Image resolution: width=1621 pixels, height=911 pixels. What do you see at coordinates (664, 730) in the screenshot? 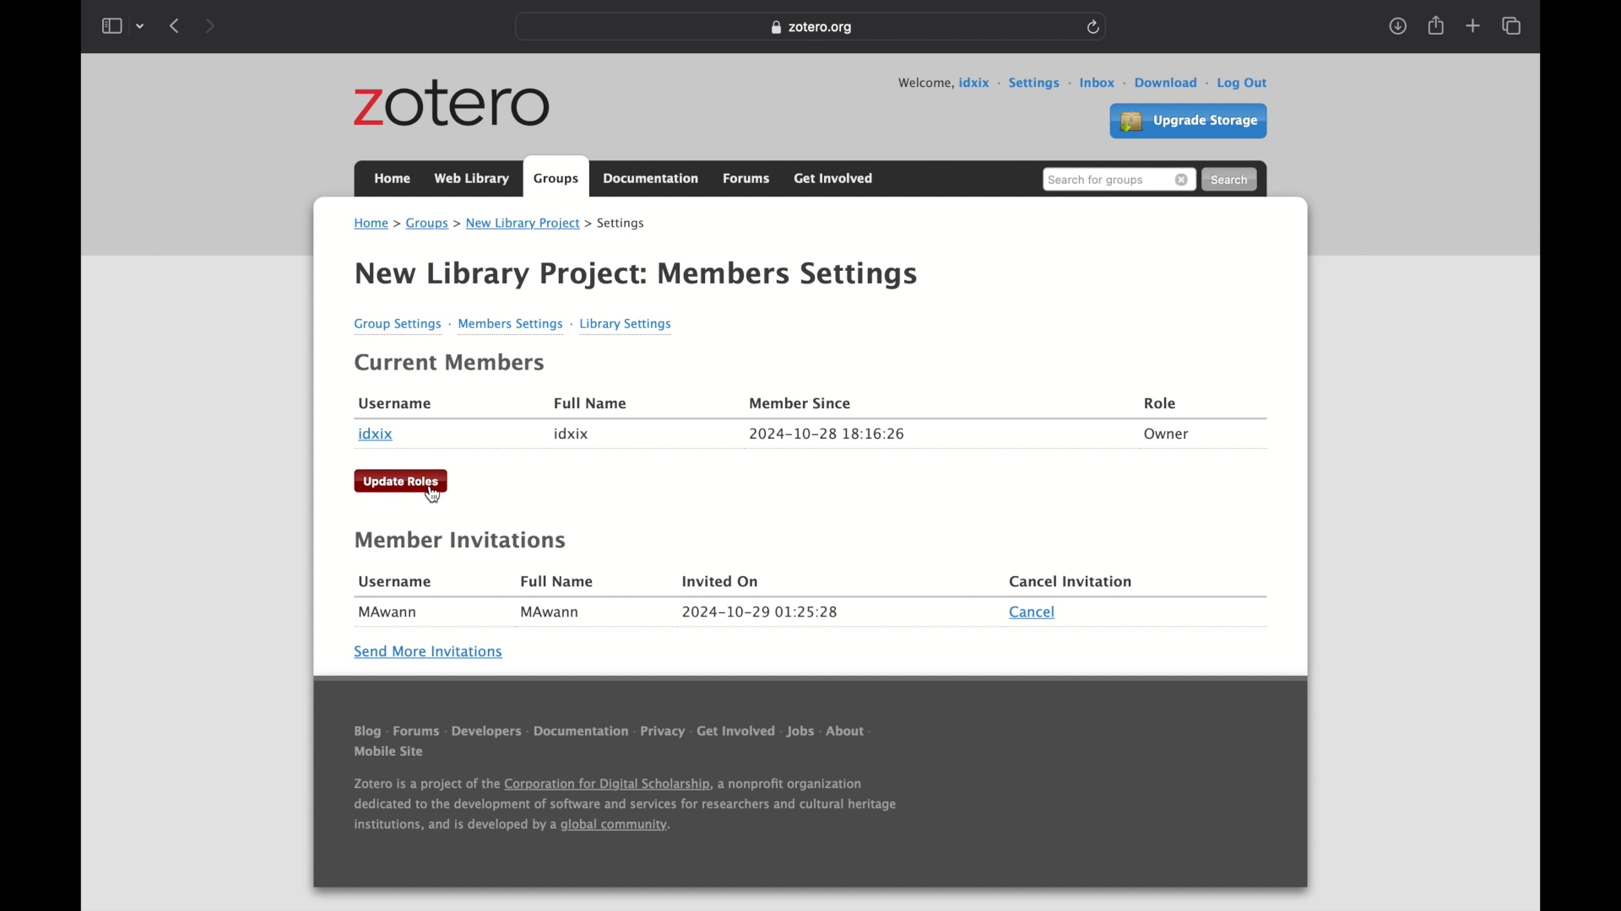
I see `privacy` at bounding box center [664, 730].